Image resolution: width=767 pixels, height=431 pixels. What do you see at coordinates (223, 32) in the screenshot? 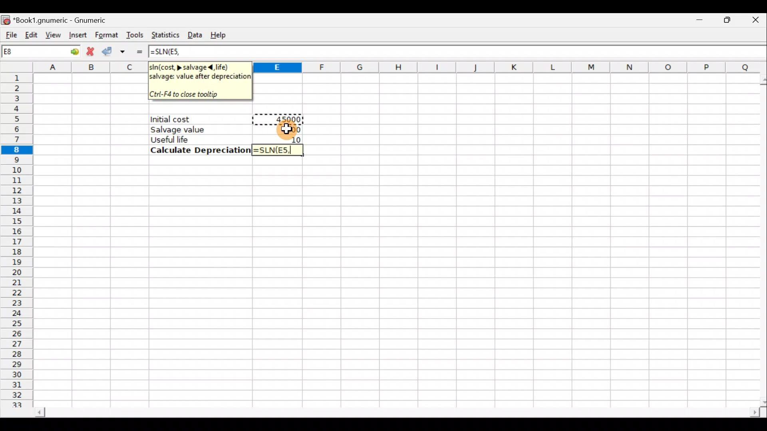
I see `Help` at bounding box center [223, 32].